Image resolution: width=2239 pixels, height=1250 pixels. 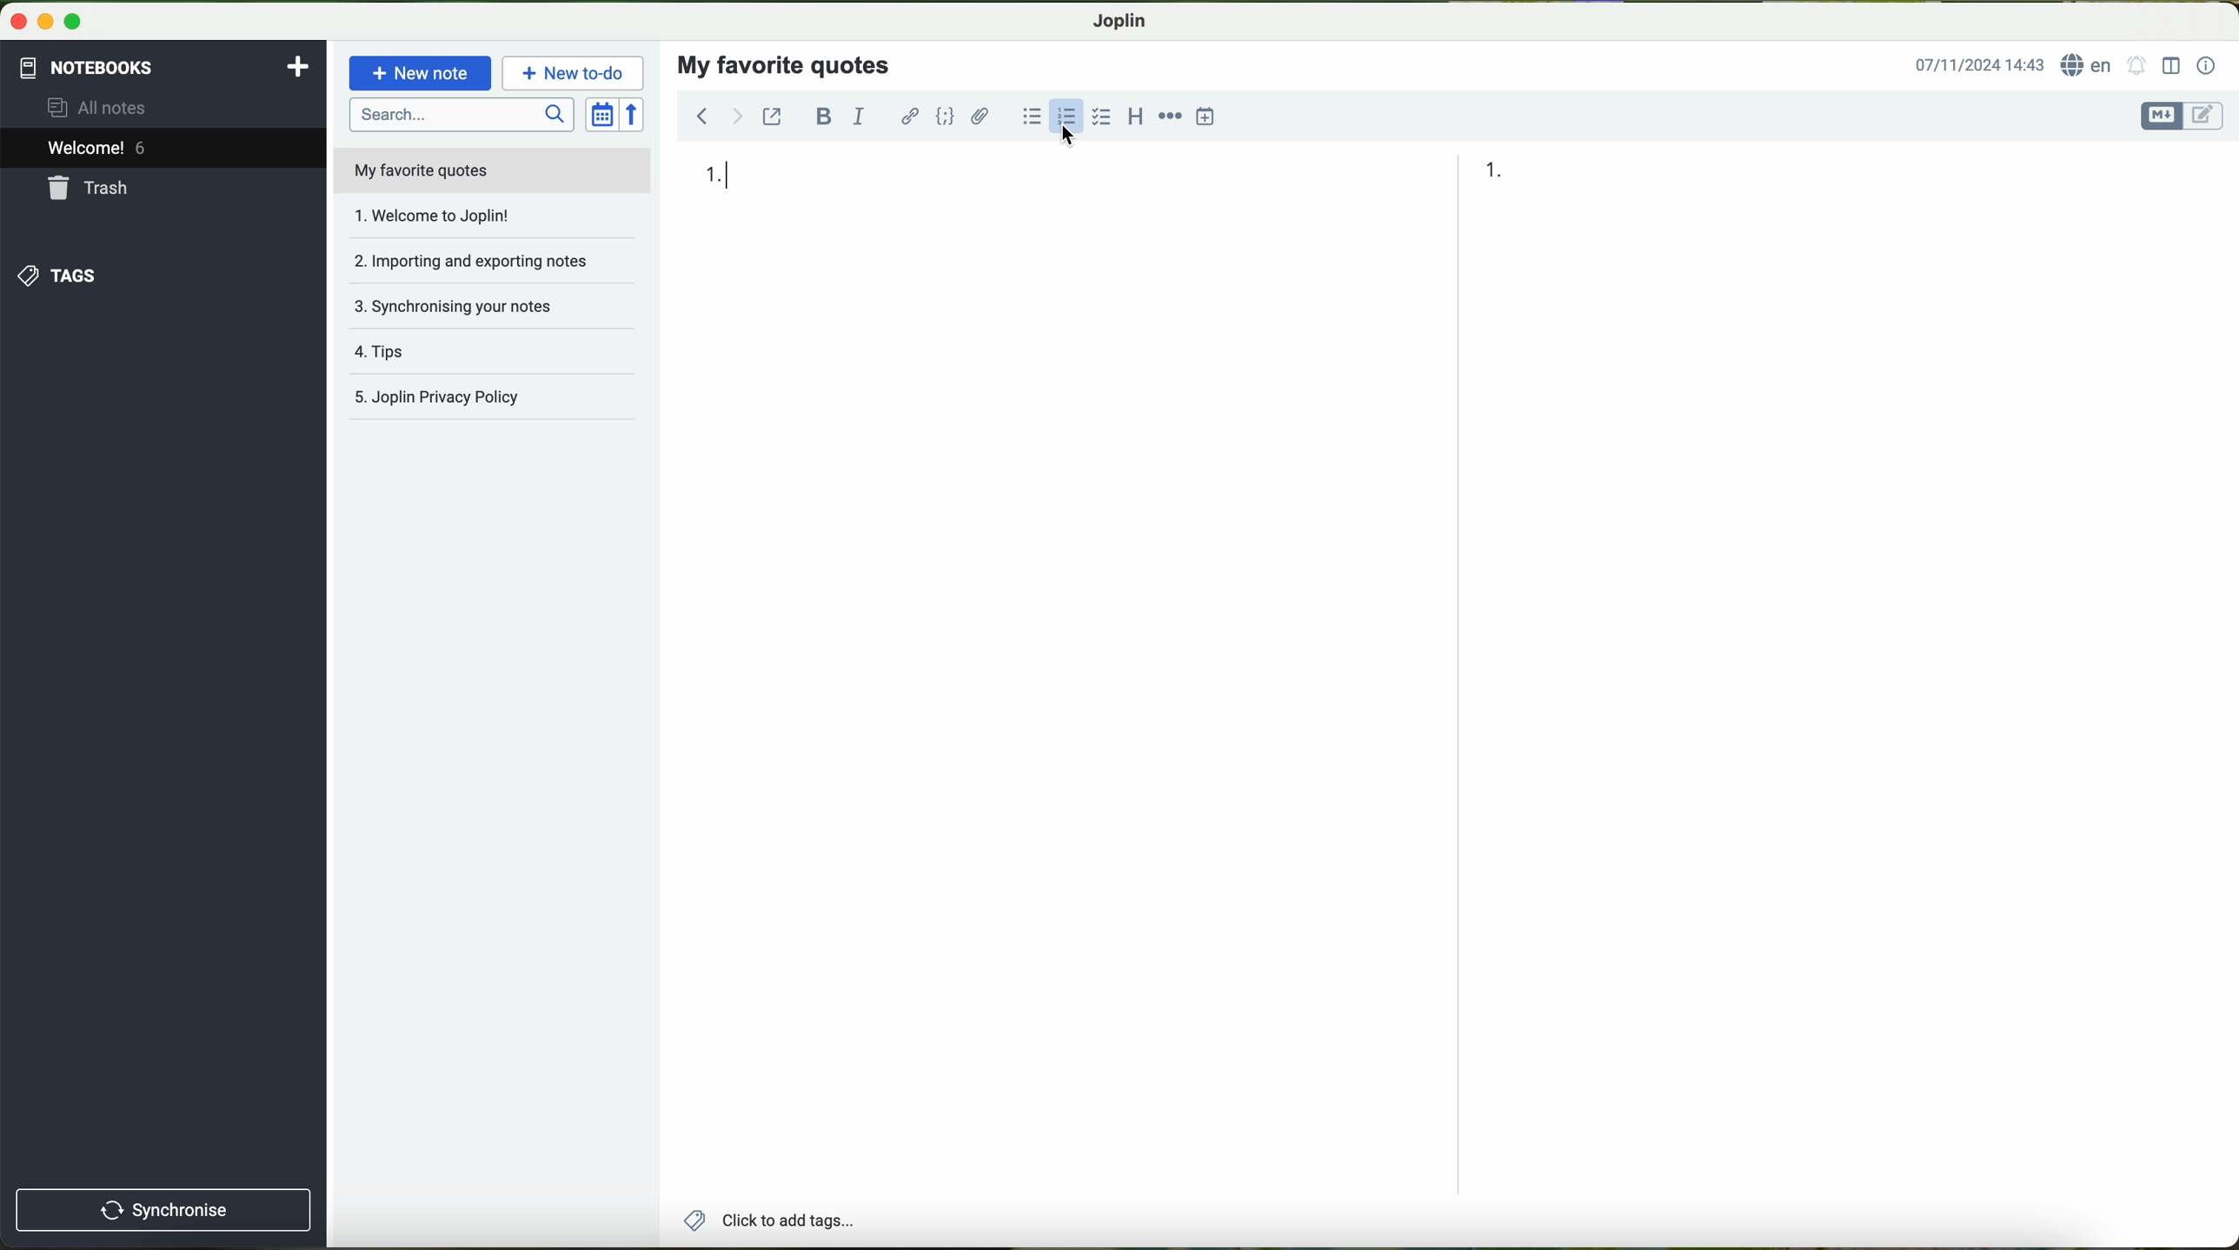 I want to click on hyperlink, so click(x=909, y=118).